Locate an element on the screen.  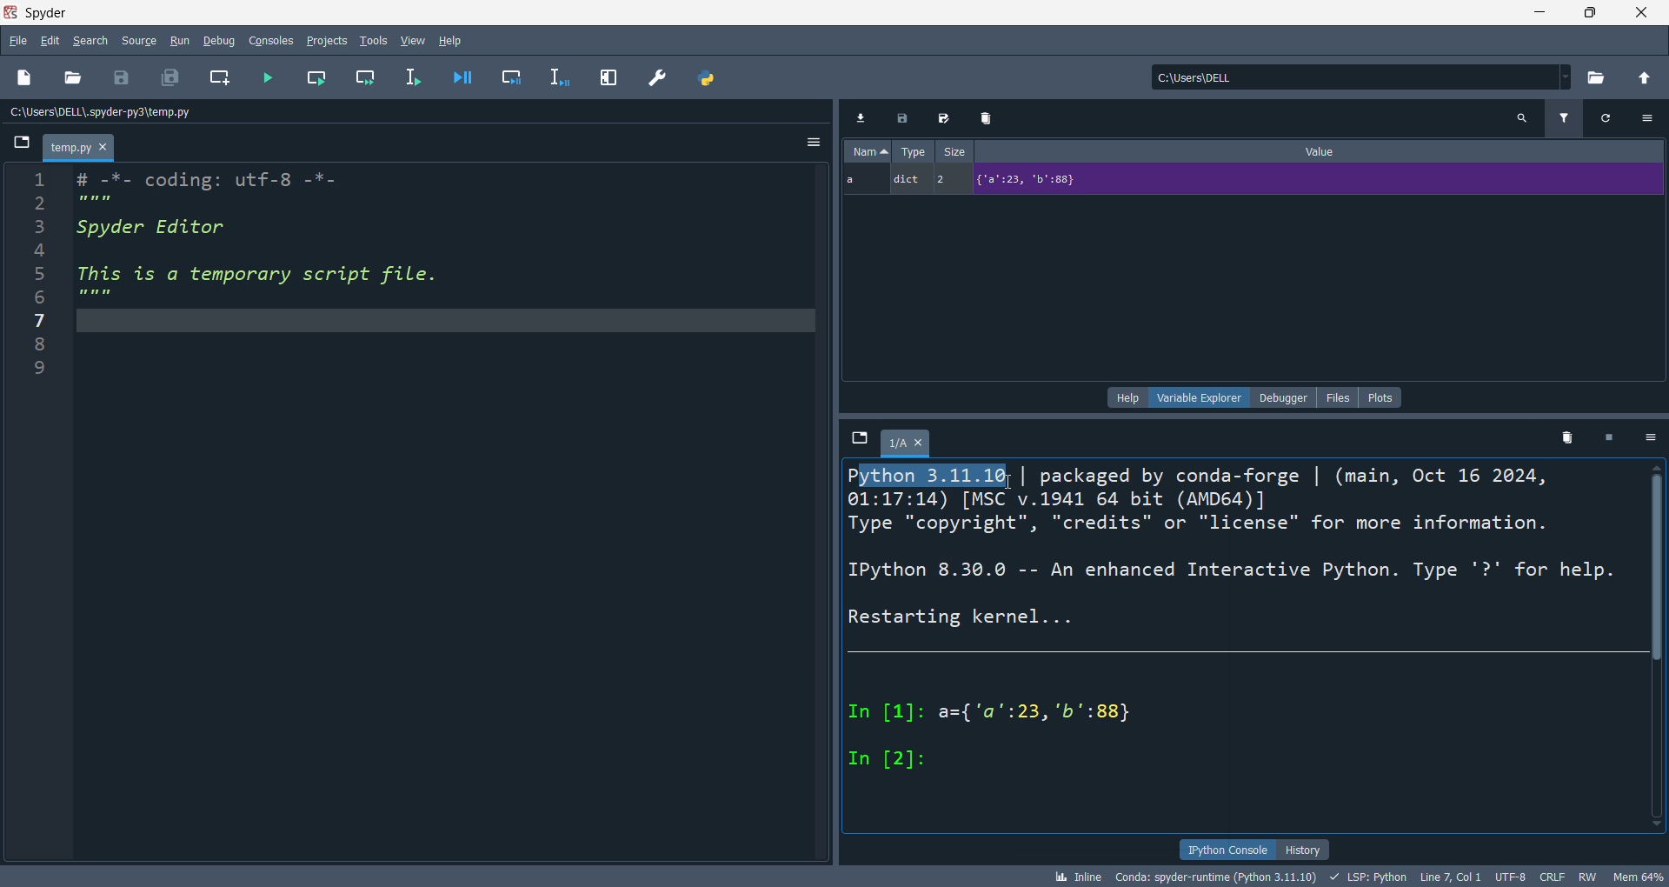
expand pane is located at coordinates (610, 78).